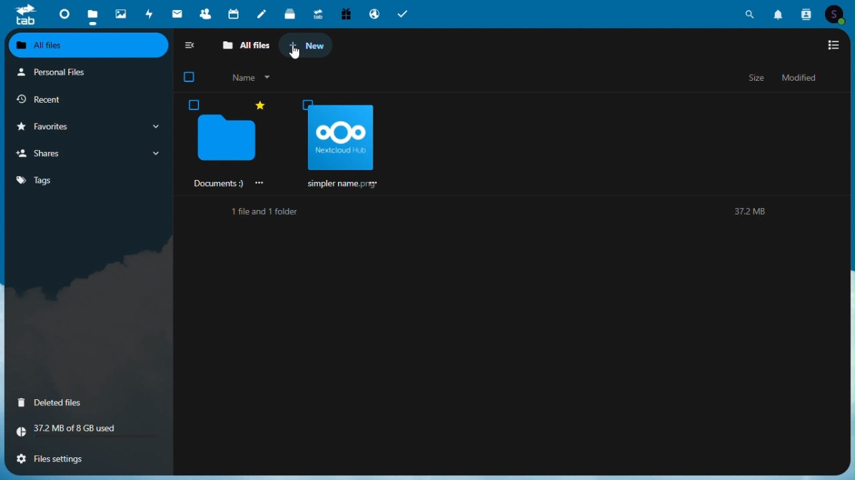  I want to click on Search, so click(752, 12).